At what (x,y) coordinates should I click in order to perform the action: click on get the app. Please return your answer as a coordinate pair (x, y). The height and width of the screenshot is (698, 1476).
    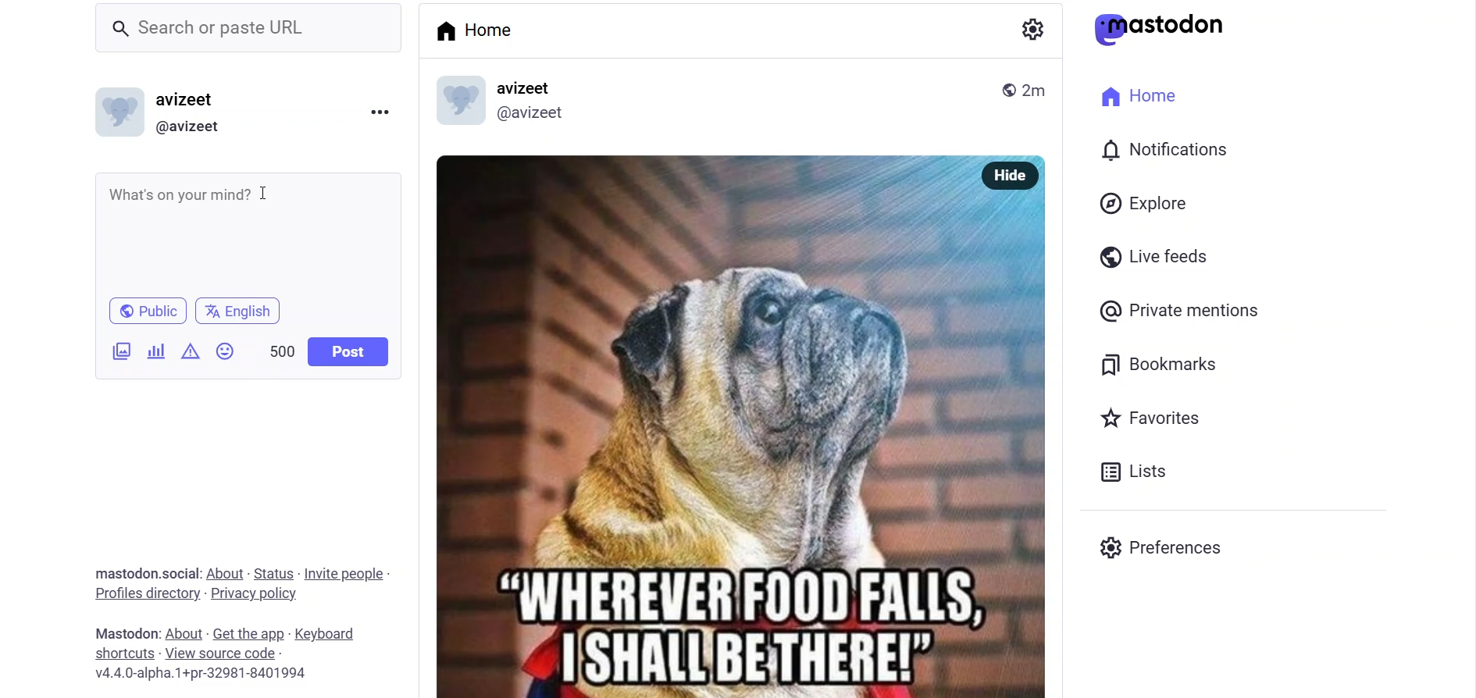
    Looking at the image, I should click on (246, 632).